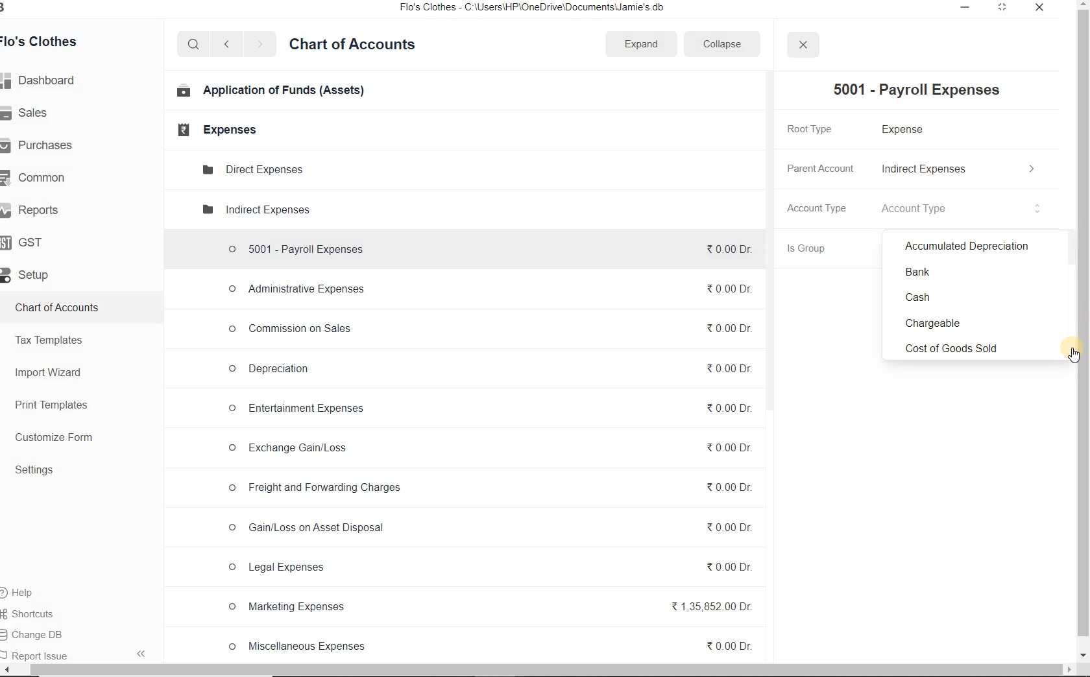  Describe the element at coordinates (262, 45) in the screenshot. I see `next` at that location.